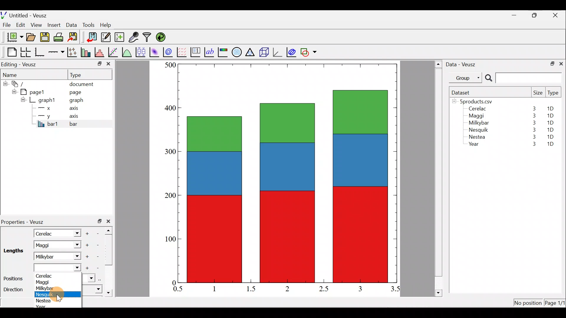 The image size is (566, 318). I want to click on Text label, so click(210, 51).